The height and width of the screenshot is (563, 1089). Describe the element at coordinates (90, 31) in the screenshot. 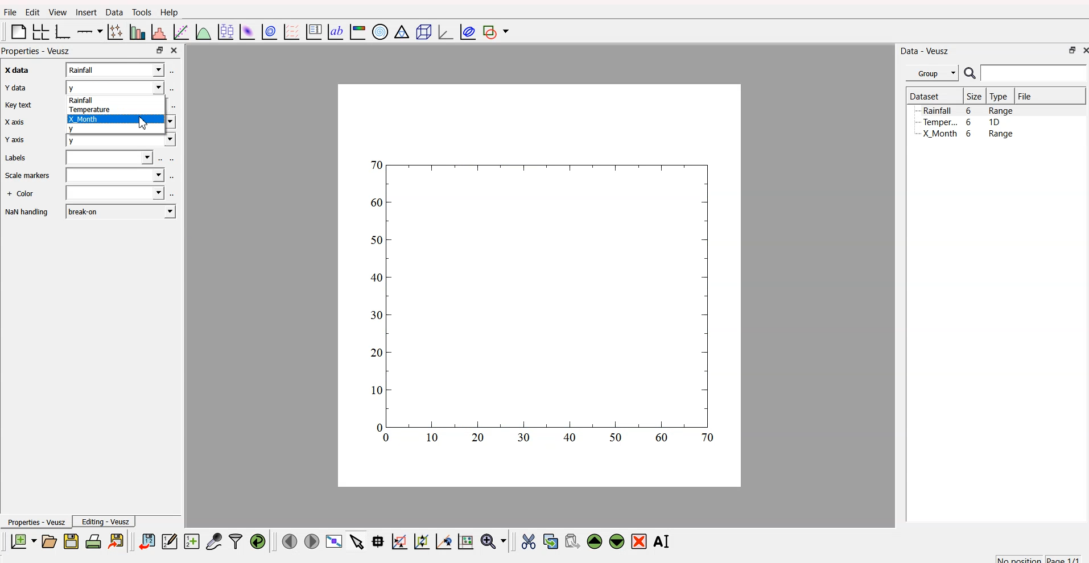

I see `plot on axis` at that location.